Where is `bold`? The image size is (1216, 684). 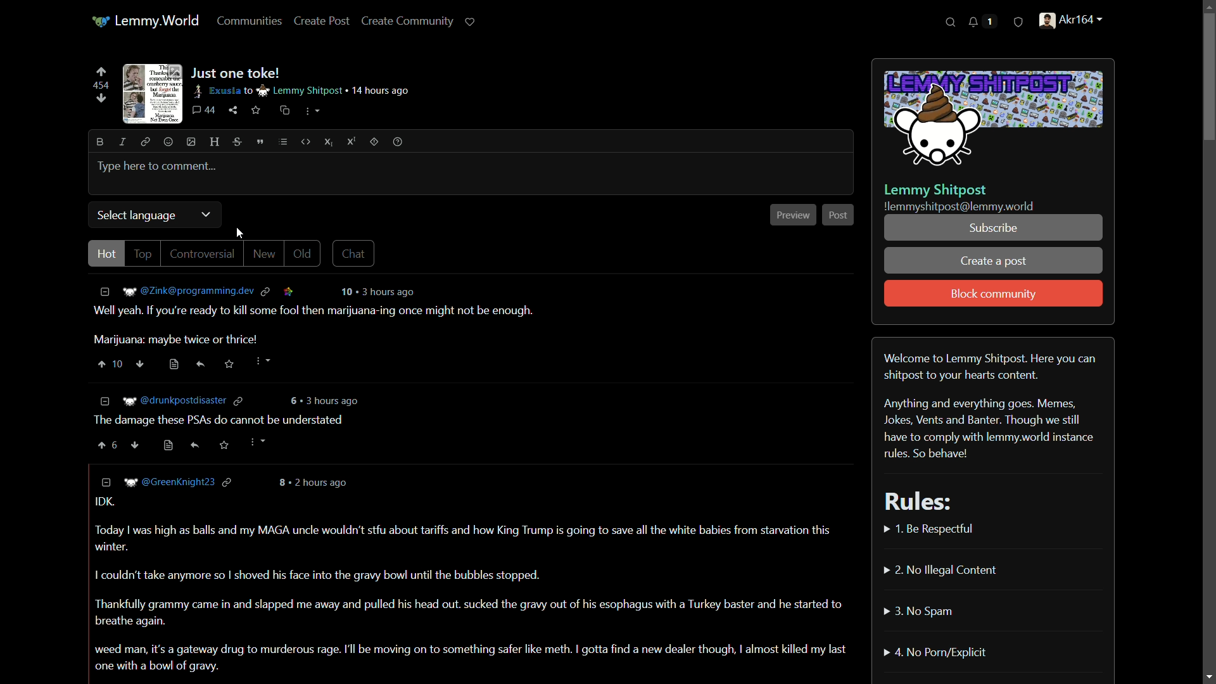
bold is located at coordinates (100, 142).